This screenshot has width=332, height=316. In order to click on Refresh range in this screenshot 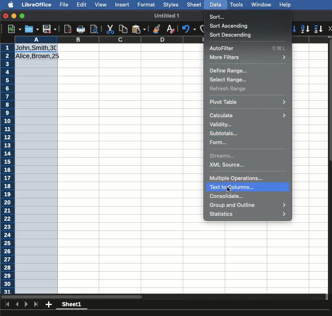, I will do `click(229, 89)`.